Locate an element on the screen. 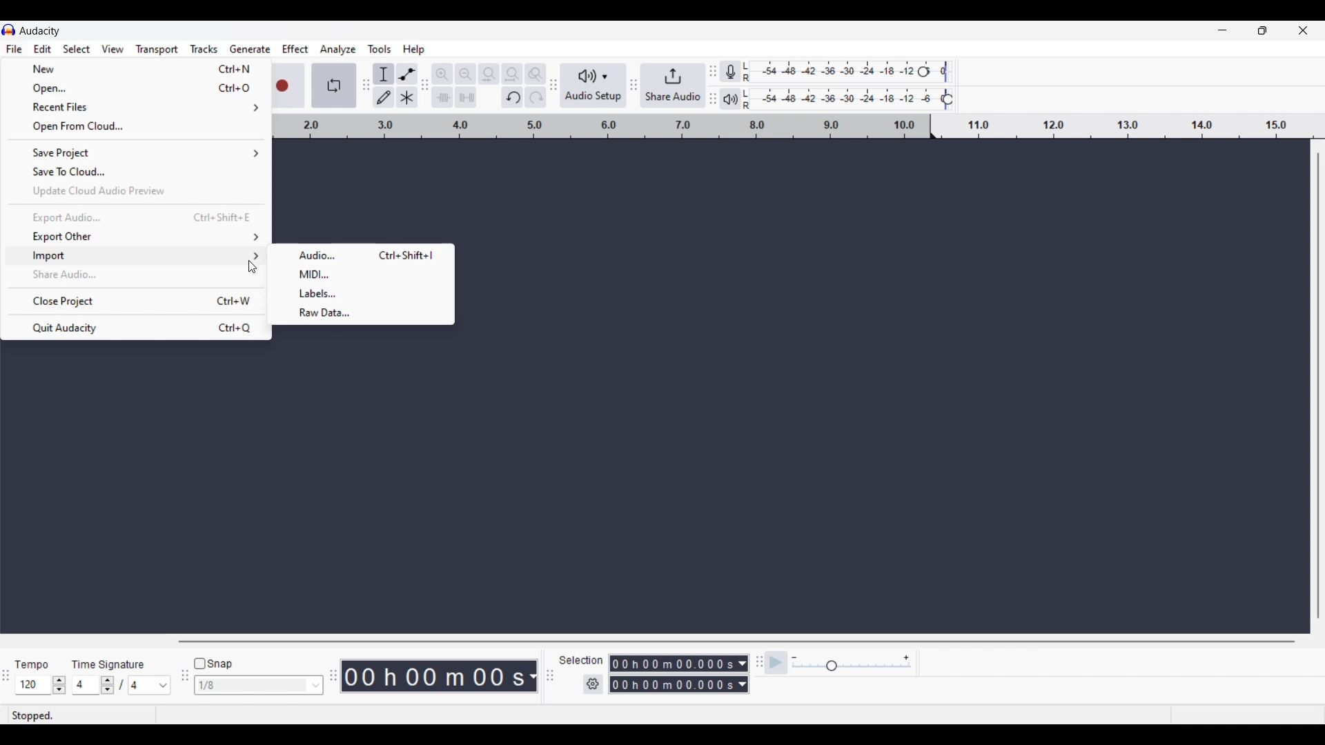 The height and width of the screenshot is (745, 1325). Export audio   Ctrl+Shift+L is located at coordinates (136, 218).